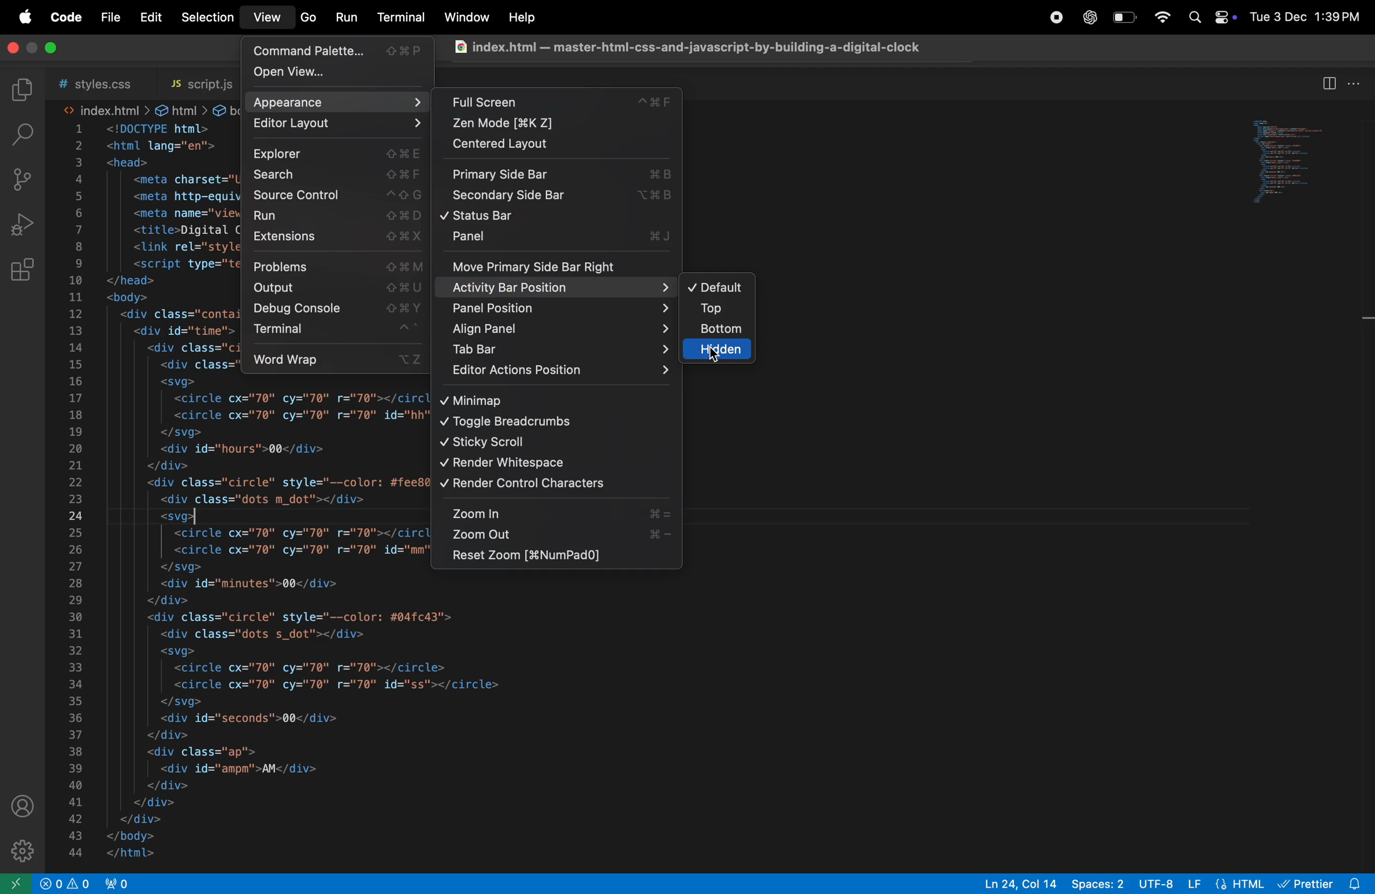 This screenshot has width=1375, height=894. I want to click on panek, so click(562, 237).